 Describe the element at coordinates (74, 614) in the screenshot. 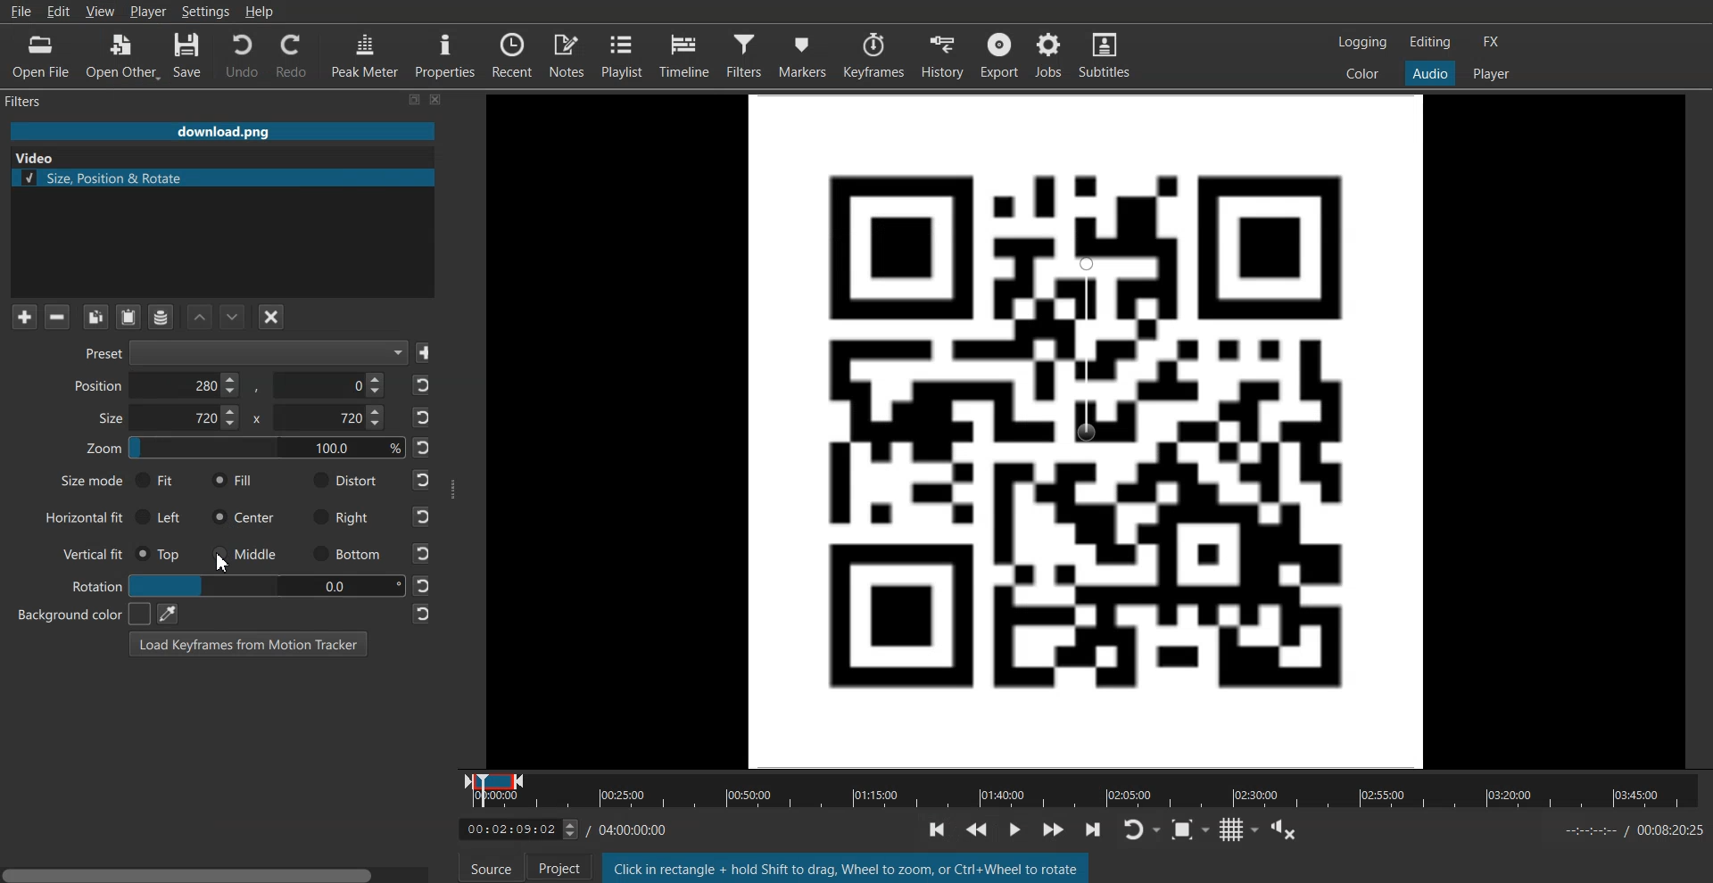

I see `Background color` at that location.